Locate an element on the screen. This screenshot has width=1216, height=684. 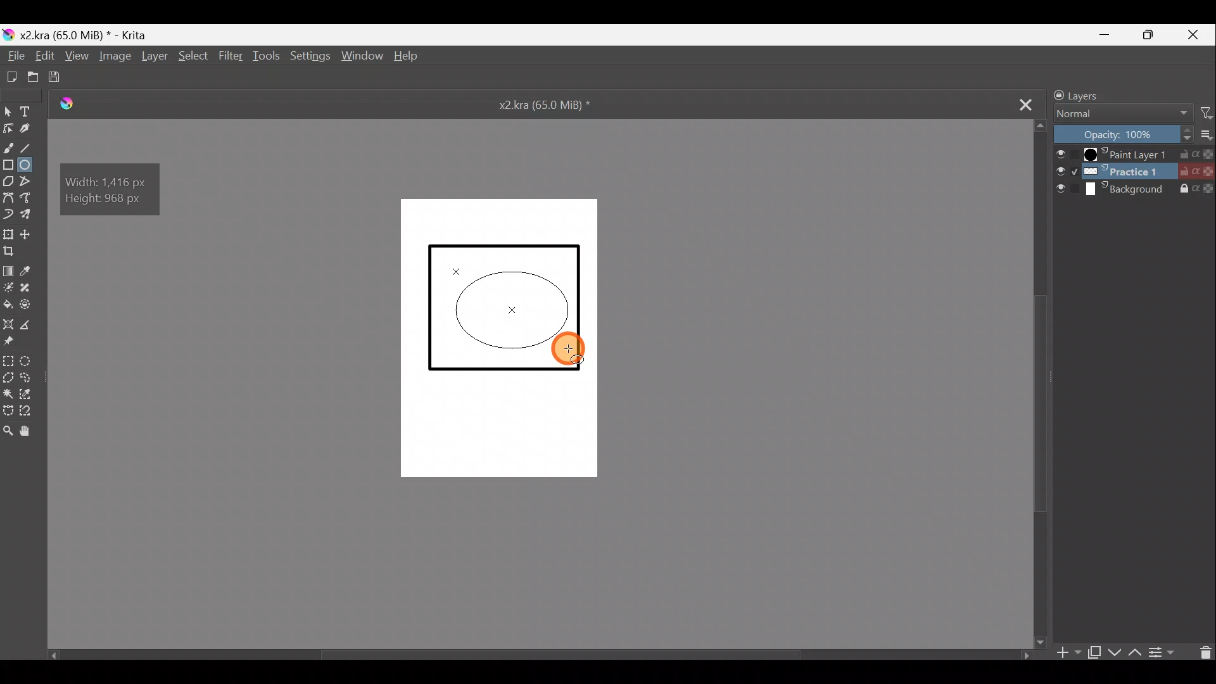
Select is located at coordinates (193, 57).